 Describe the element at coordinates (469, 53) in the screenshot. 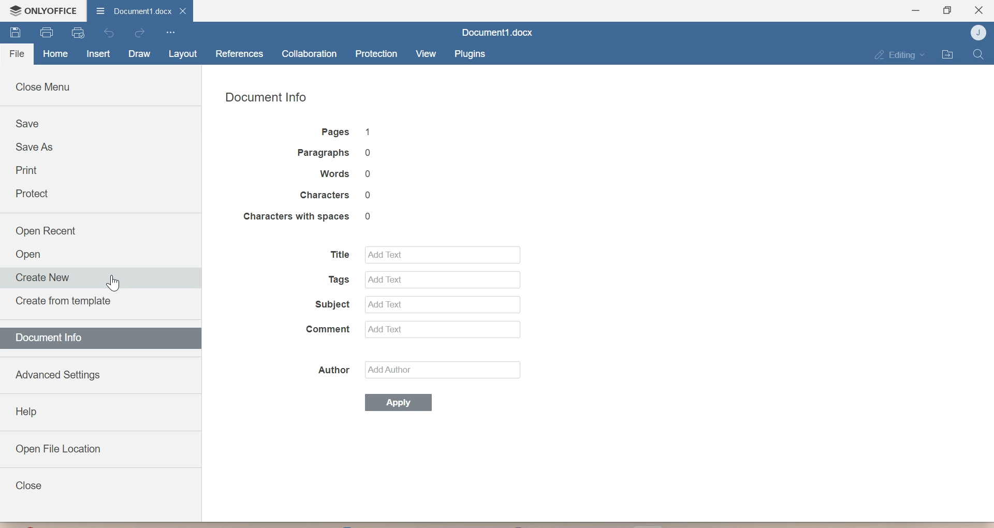

I see `Plugins` at that location.